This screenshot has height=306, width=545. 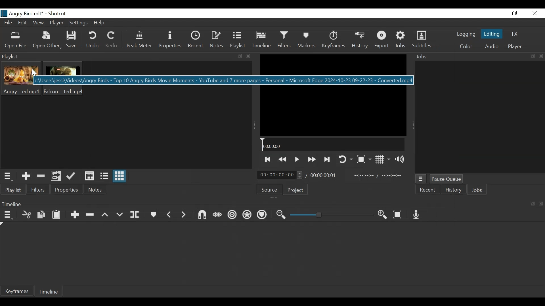 I want to click on View as icons, so click(x=120, y=176).